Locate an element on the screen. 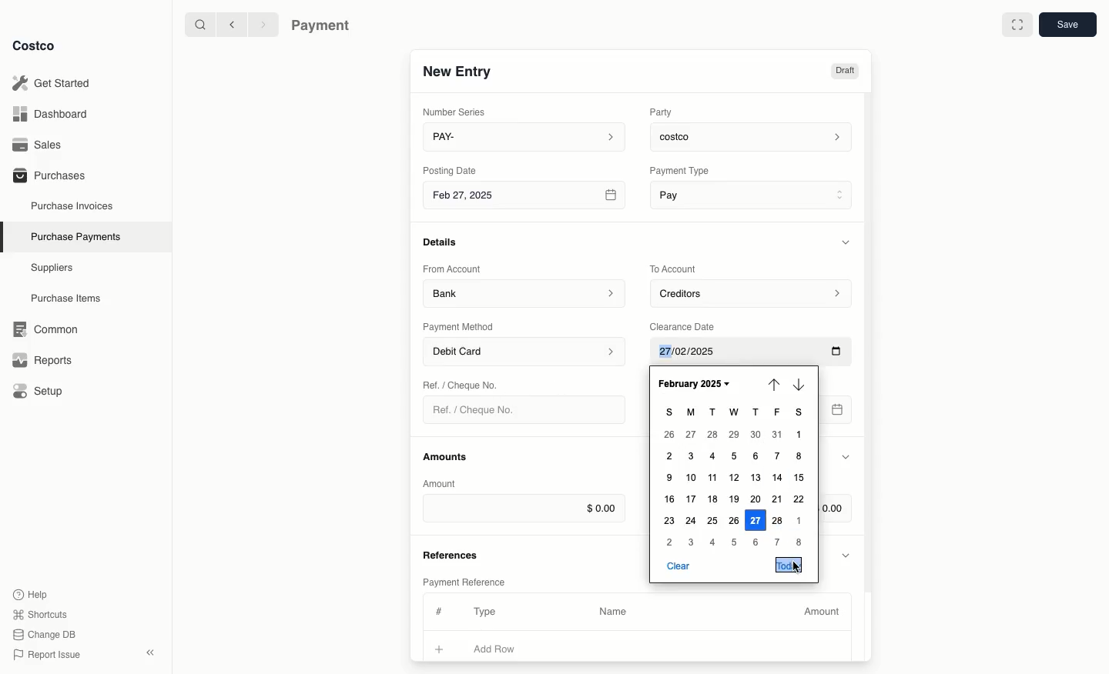  Purchase Items is located at coordinates (68, 299).